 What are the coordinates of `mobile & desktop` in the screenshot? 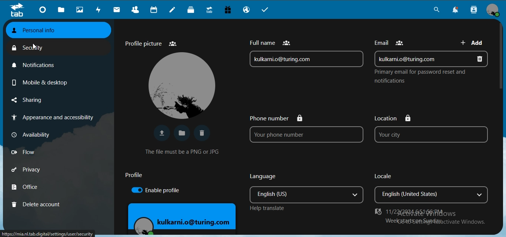 It's located at (39, 81).